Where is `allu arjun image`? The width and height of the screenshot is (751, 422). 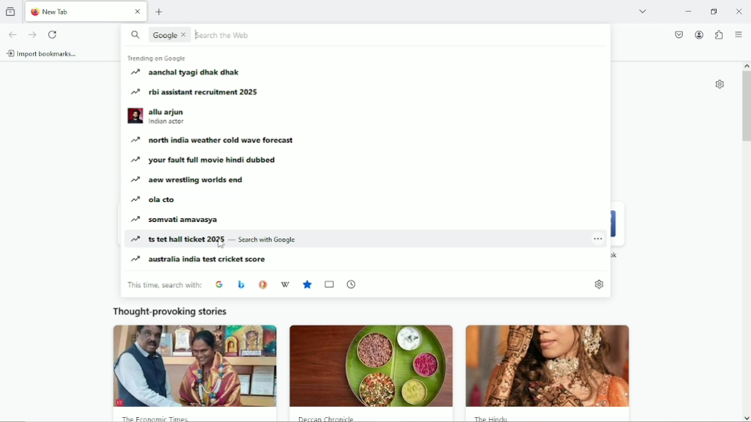
allu arjun image is located at coordinates (135, 116).